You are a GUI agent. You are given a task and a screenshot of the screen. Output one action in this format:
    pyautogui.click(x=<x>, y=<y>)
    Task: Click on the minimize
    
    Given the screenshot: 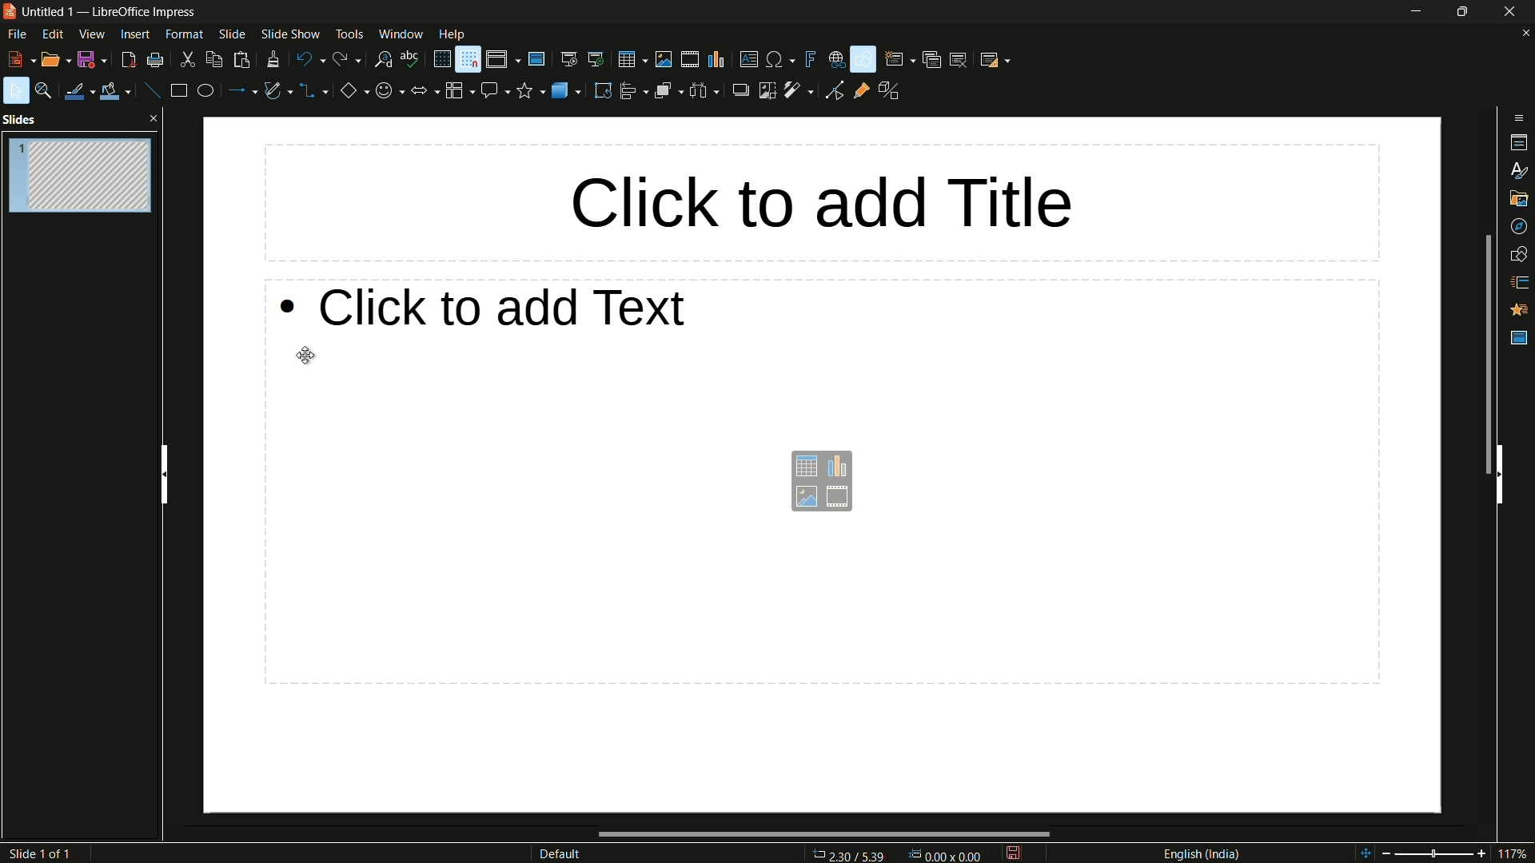 What is the action you would take?
    pyautogui.click(x=1412, y=11)
    